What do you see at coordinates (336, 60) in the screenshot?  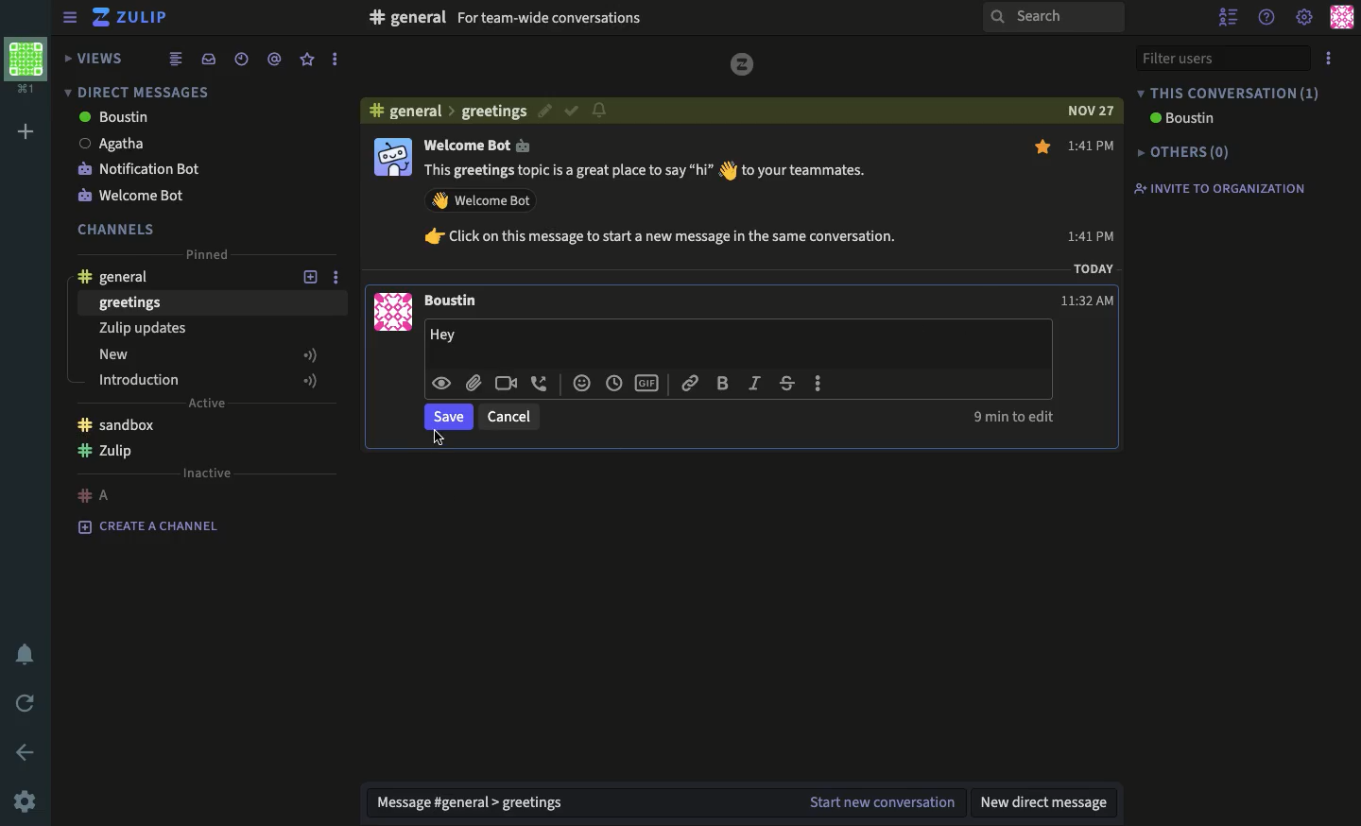 I see `options` at bounding box center [336, 60].